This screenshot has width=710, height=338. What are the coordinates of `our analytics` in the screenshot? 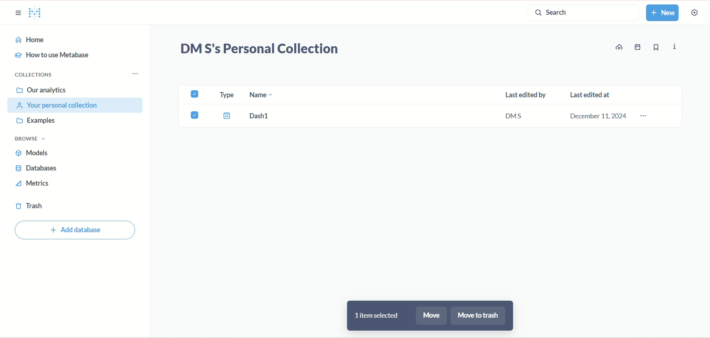 It's located at (43, 89).